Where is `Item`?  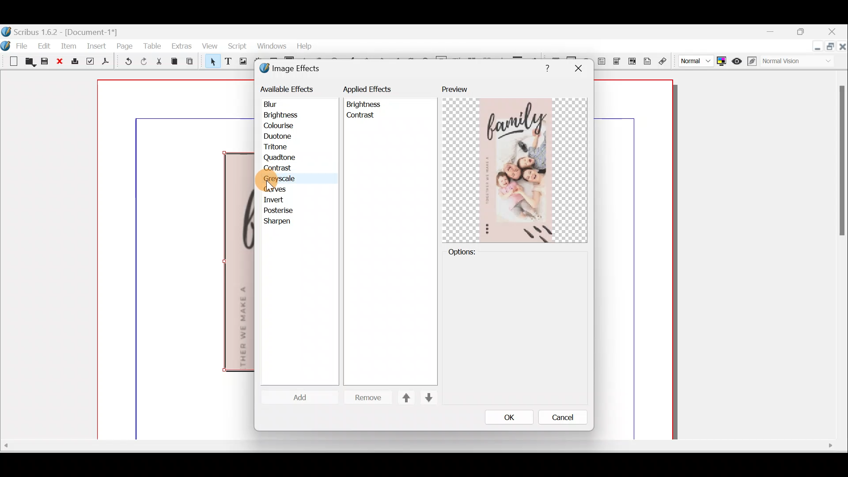 Item is located at coordinates (68, 45).